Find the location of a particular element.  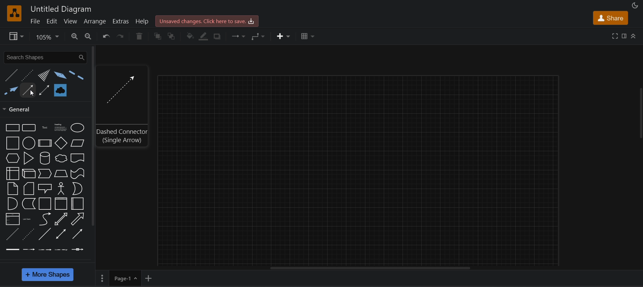

arrow heads is located at coordinates (59, 75).